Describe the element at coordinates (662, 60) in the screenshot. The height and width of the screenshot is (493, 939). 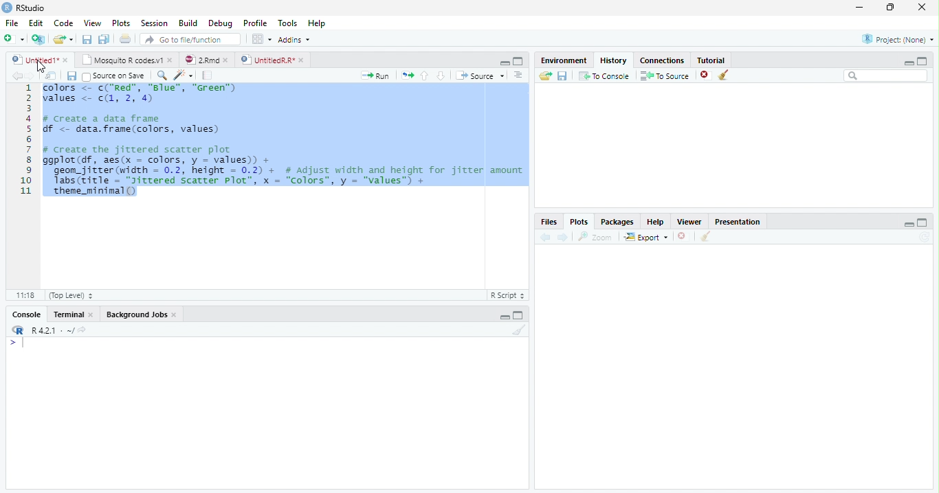
I see `Connections` at that location.